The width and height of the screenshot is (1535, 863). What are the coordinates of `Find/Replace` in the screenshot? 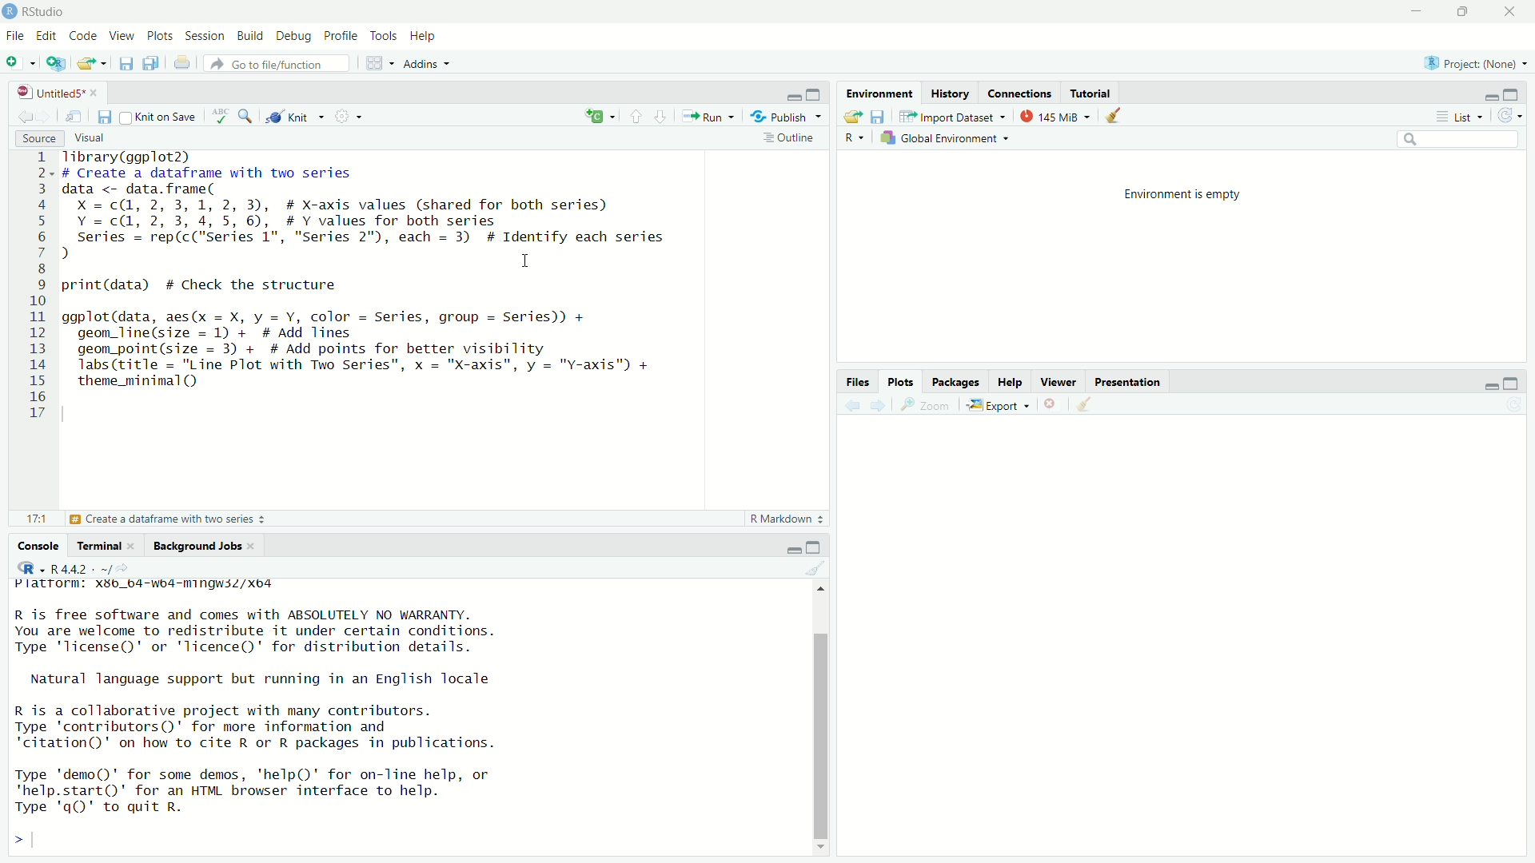 It's located at (245, 117).